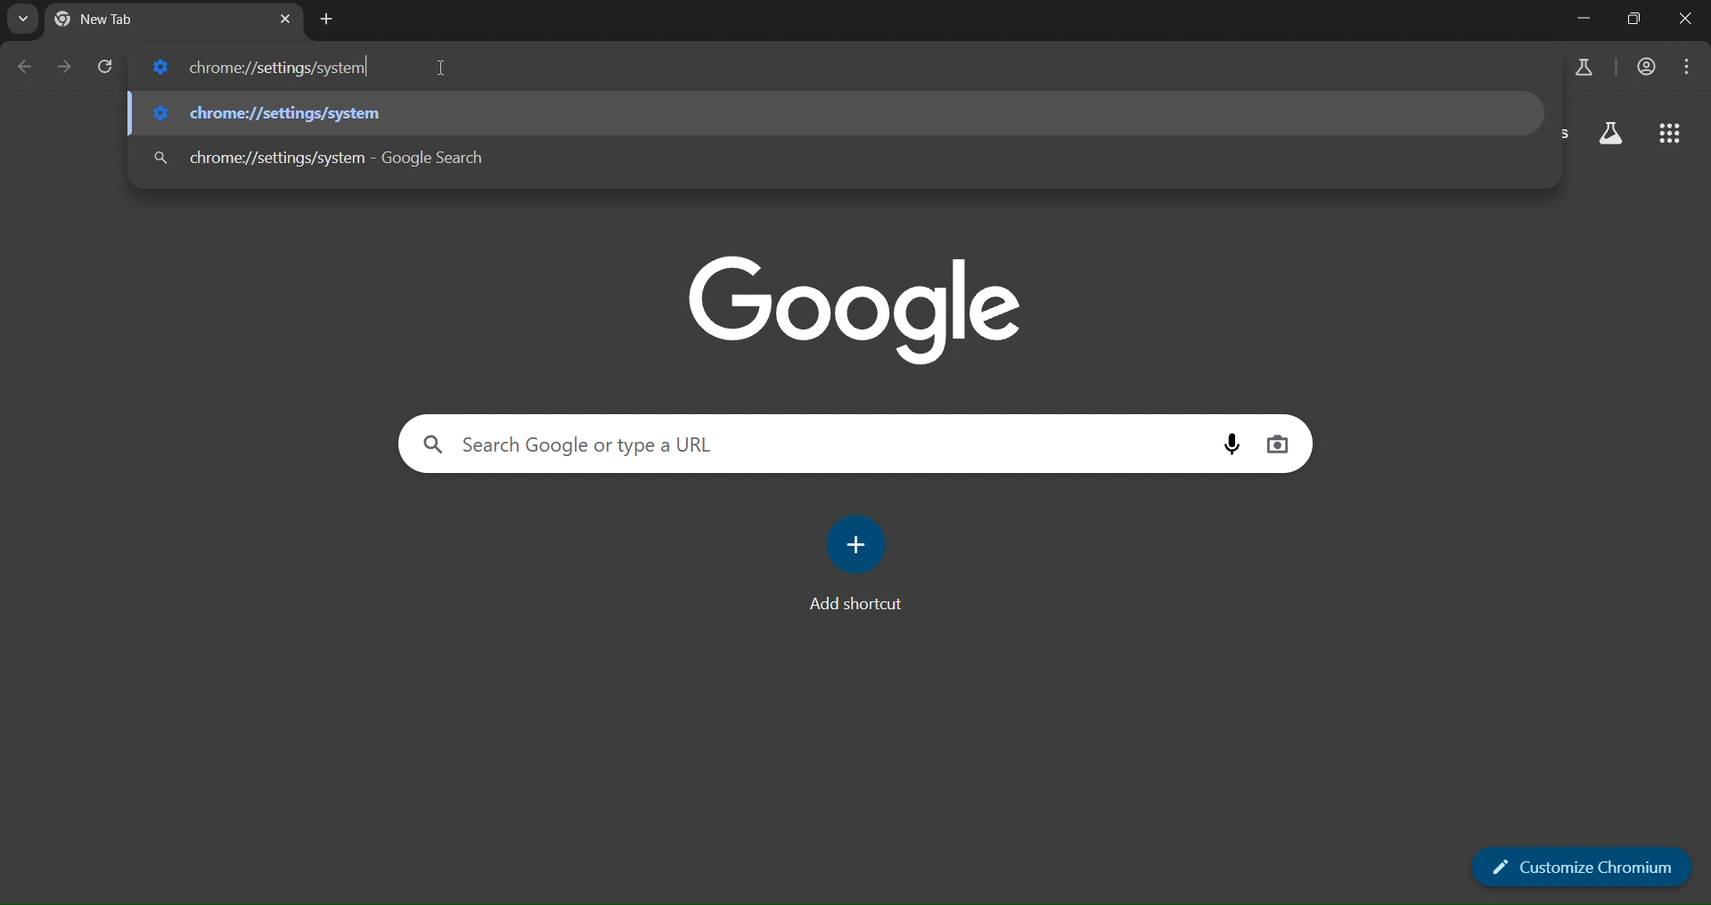 The height and width of the screenshot is (905, 1711). Describe the element at coordinates (320, 159) in the screenshot. I see `chrome://settings/system` at that location.